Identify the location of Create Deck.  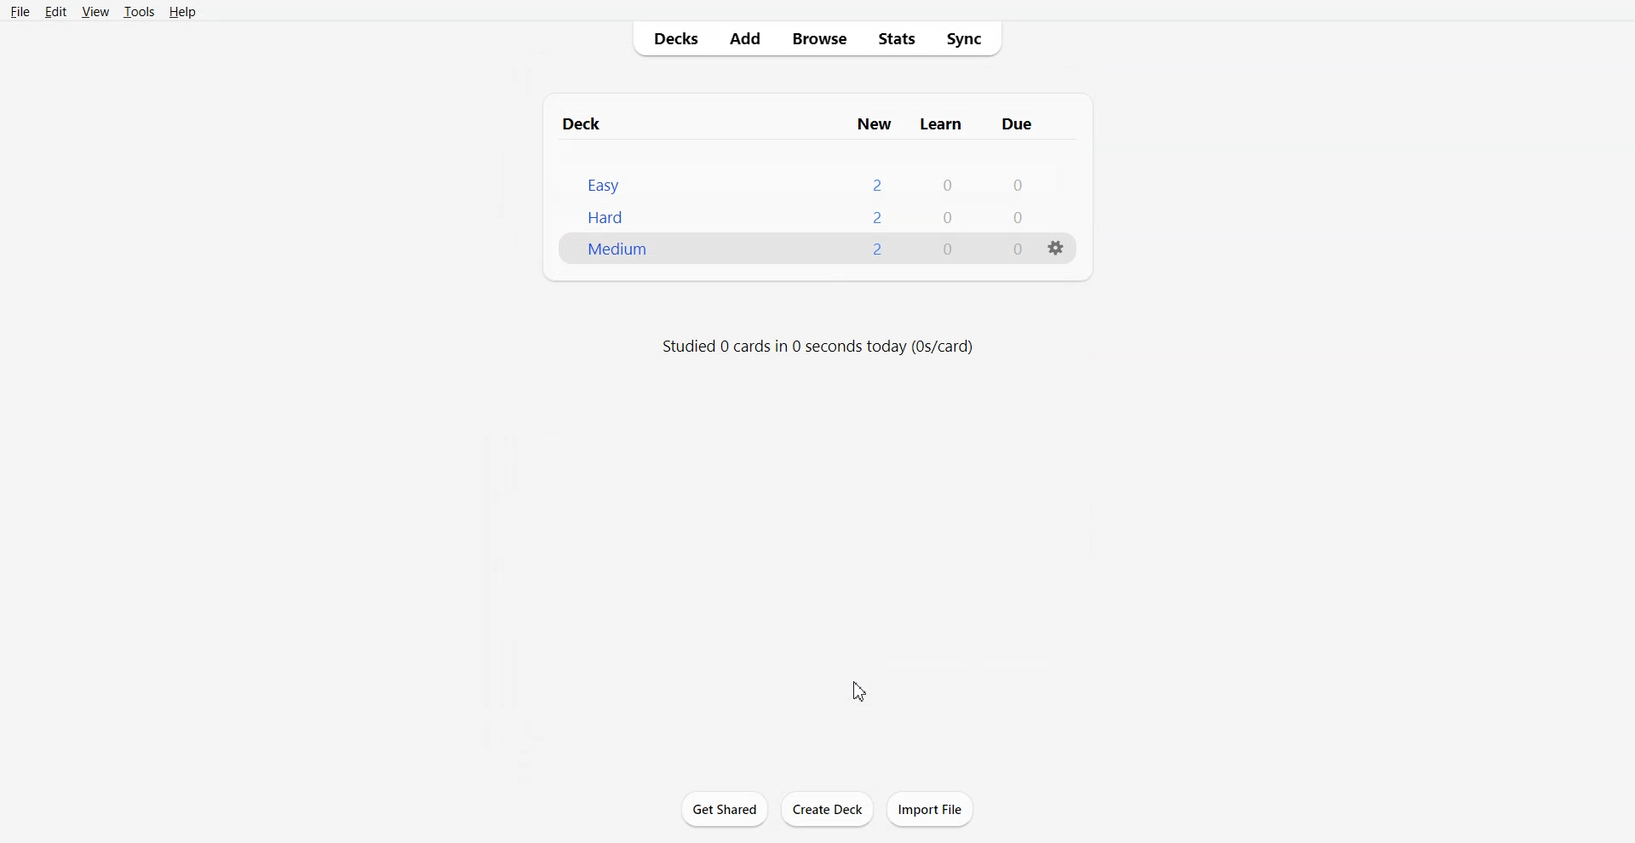
(827, 809).